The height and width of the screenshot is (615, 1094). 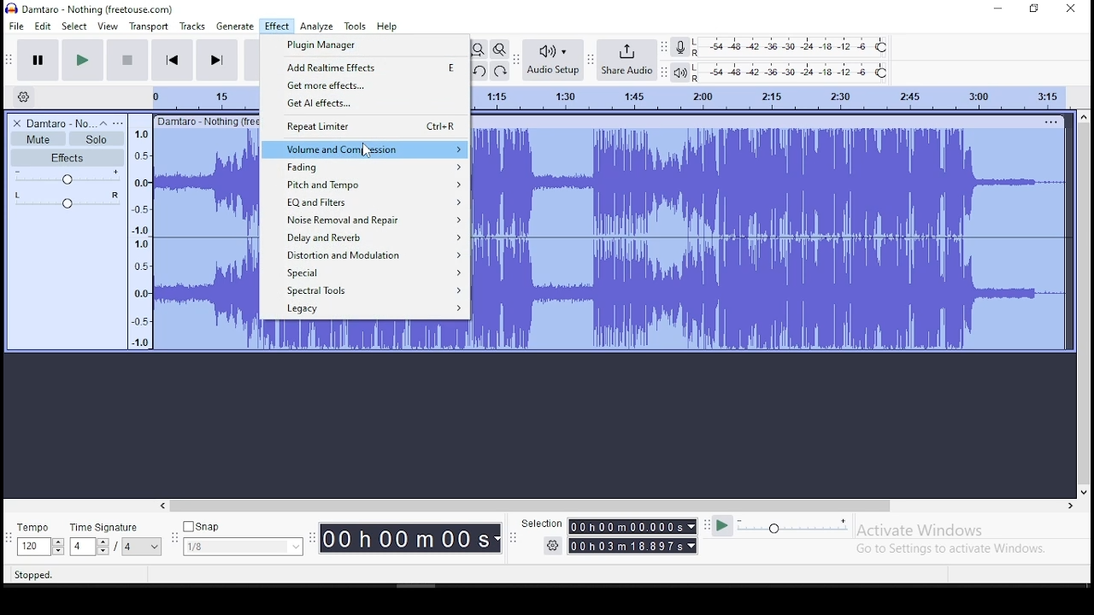 I want to click on pan, so click(x=67, y=199).